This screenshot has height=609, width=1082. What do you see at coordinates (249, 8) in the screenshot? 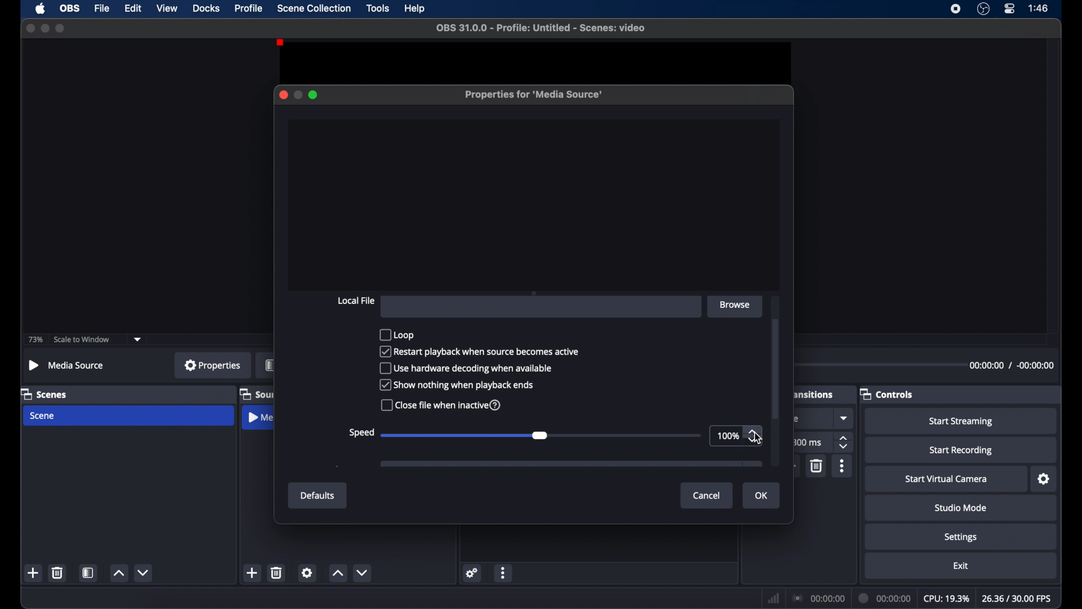
I see `profile` at bounding box center [249, 8].